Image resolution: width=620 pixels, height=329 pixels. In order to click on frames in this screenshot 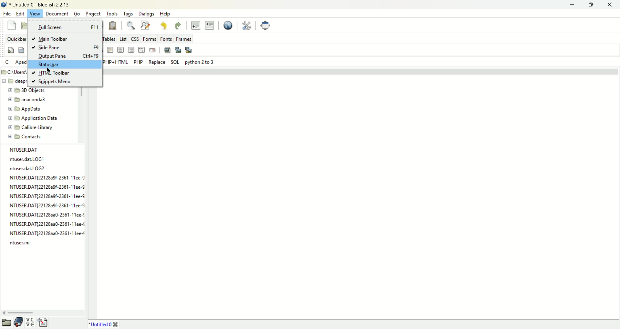, I will do `click(184, 39)`.